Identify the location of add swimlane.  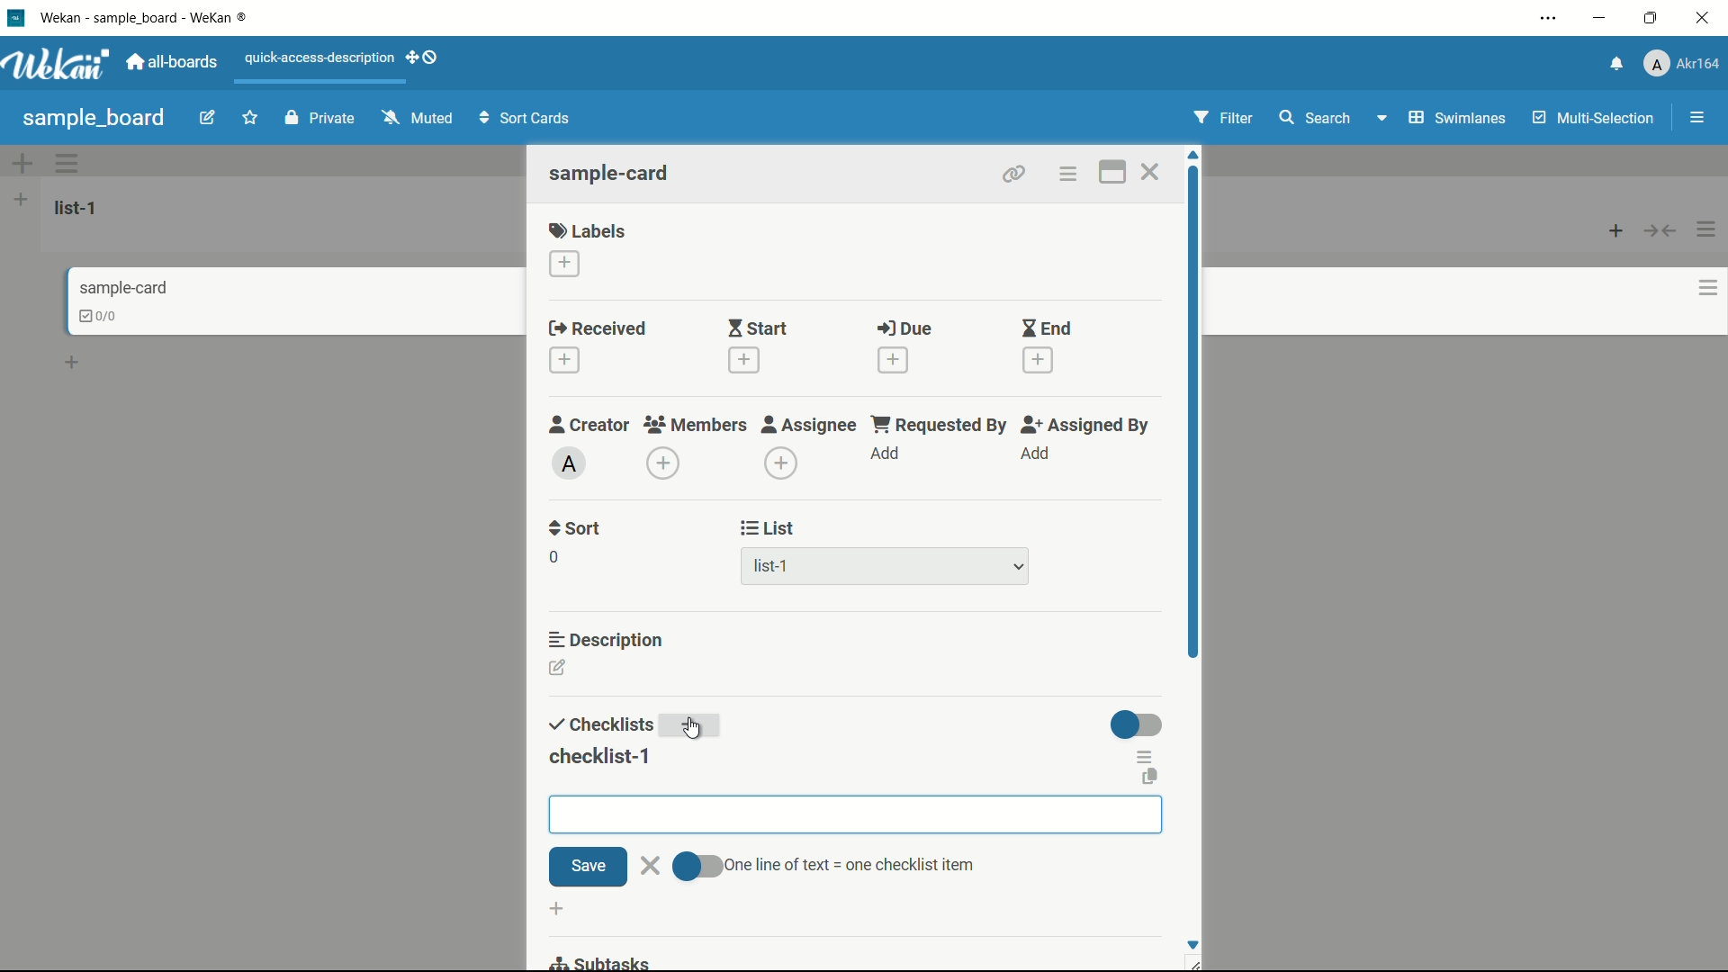
(21, 163).